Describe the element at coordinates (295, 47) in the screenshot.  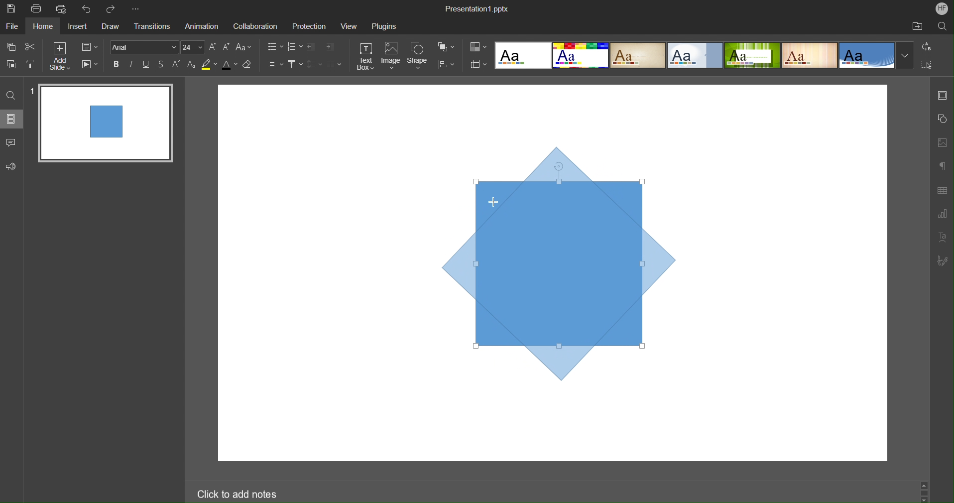
I see `Number List` at that location.